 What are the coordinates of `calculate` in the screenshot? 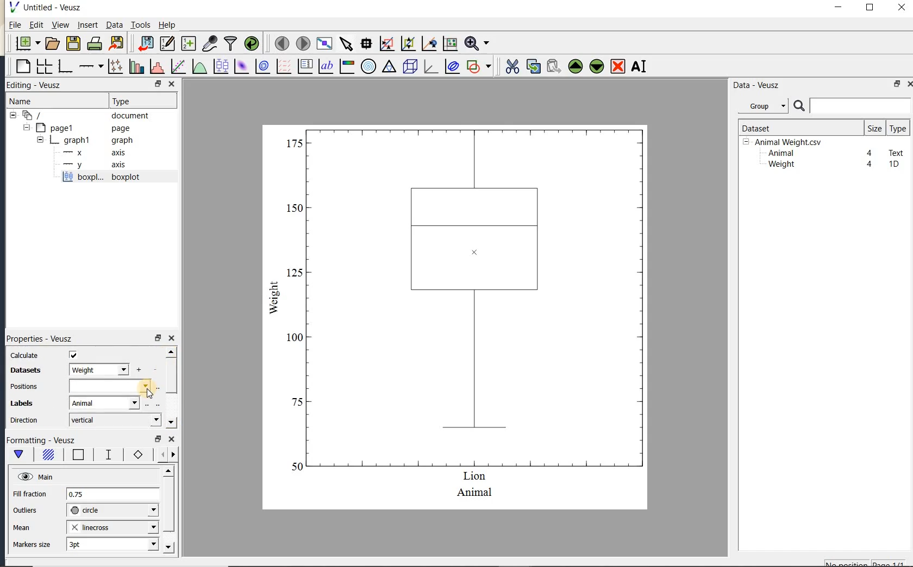 It's located at (26, 356).